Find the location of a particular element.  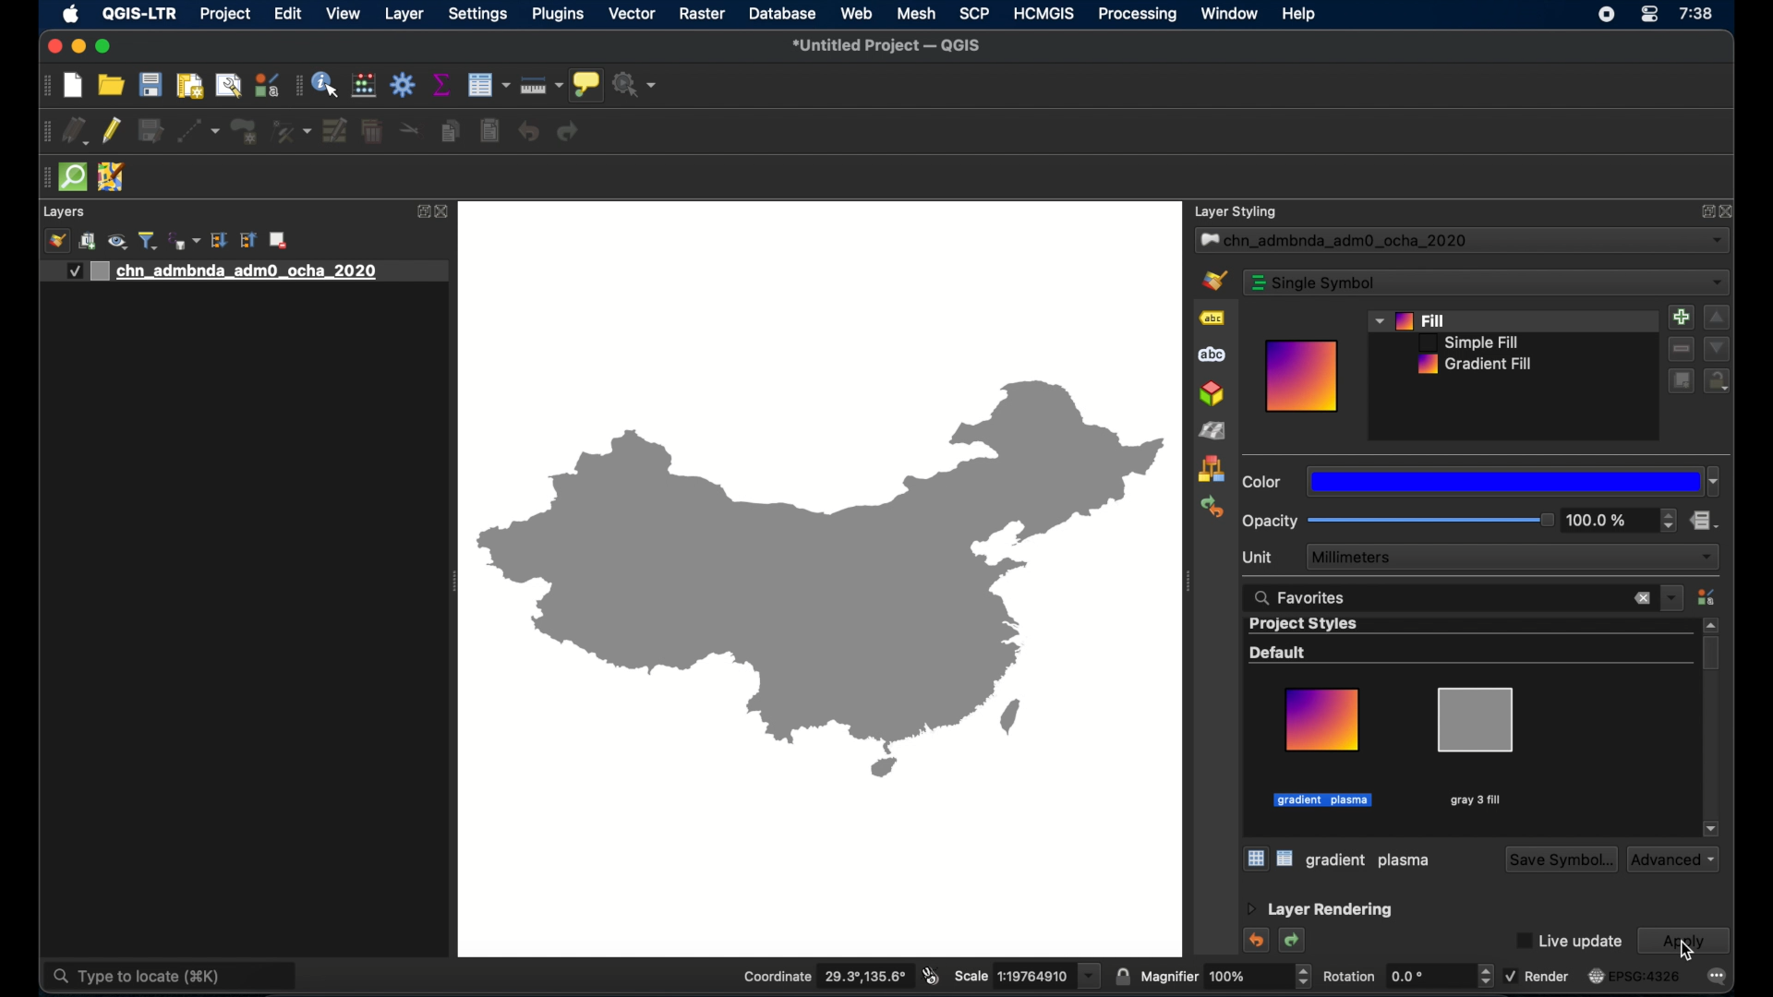

gradient plasma is located at coordinates (1323, 748).